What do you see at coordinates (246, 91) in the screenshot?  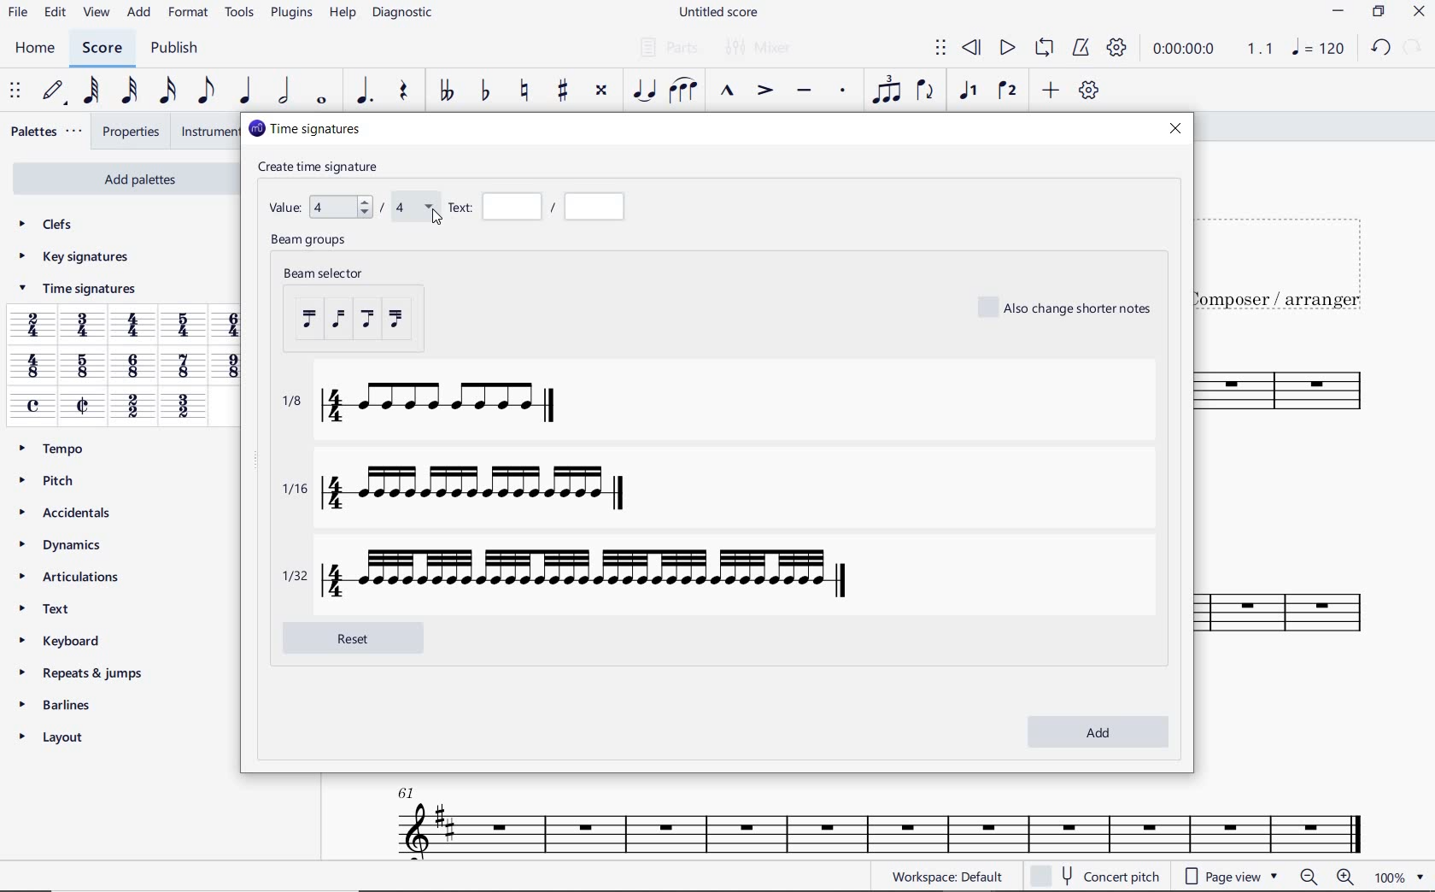 I see `QUARTER NOTE` at bounding box center [246, 91].